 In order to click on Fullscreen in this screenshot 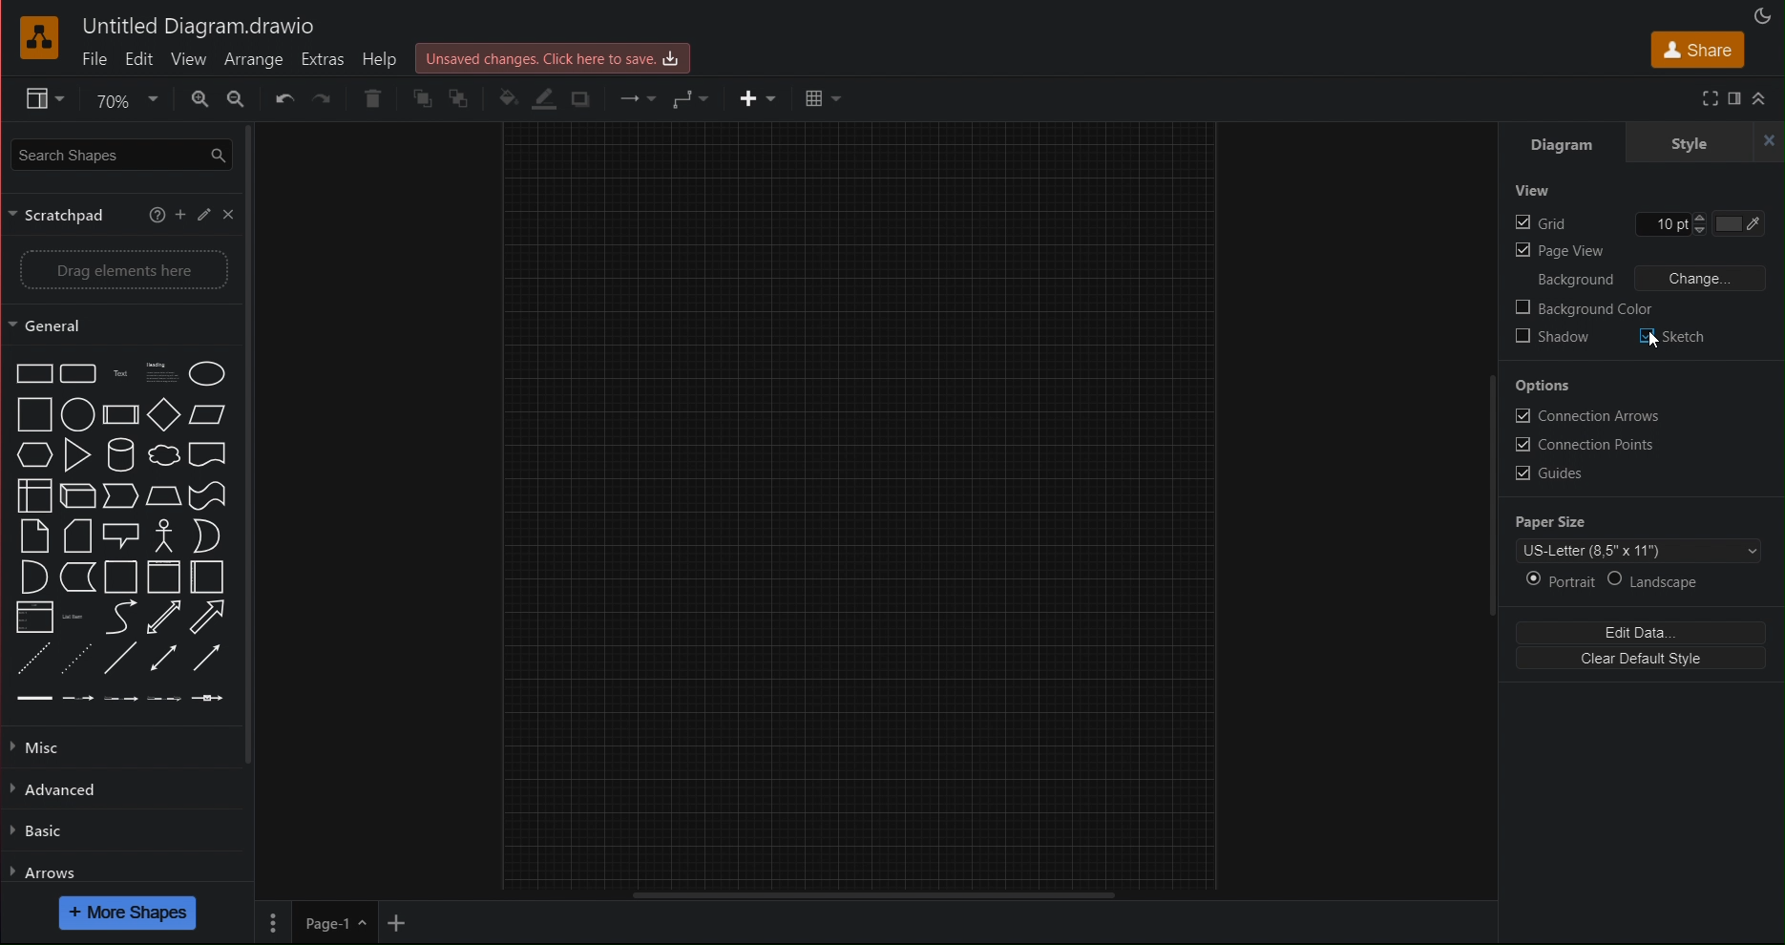, I will do `click(1709, 100)`.